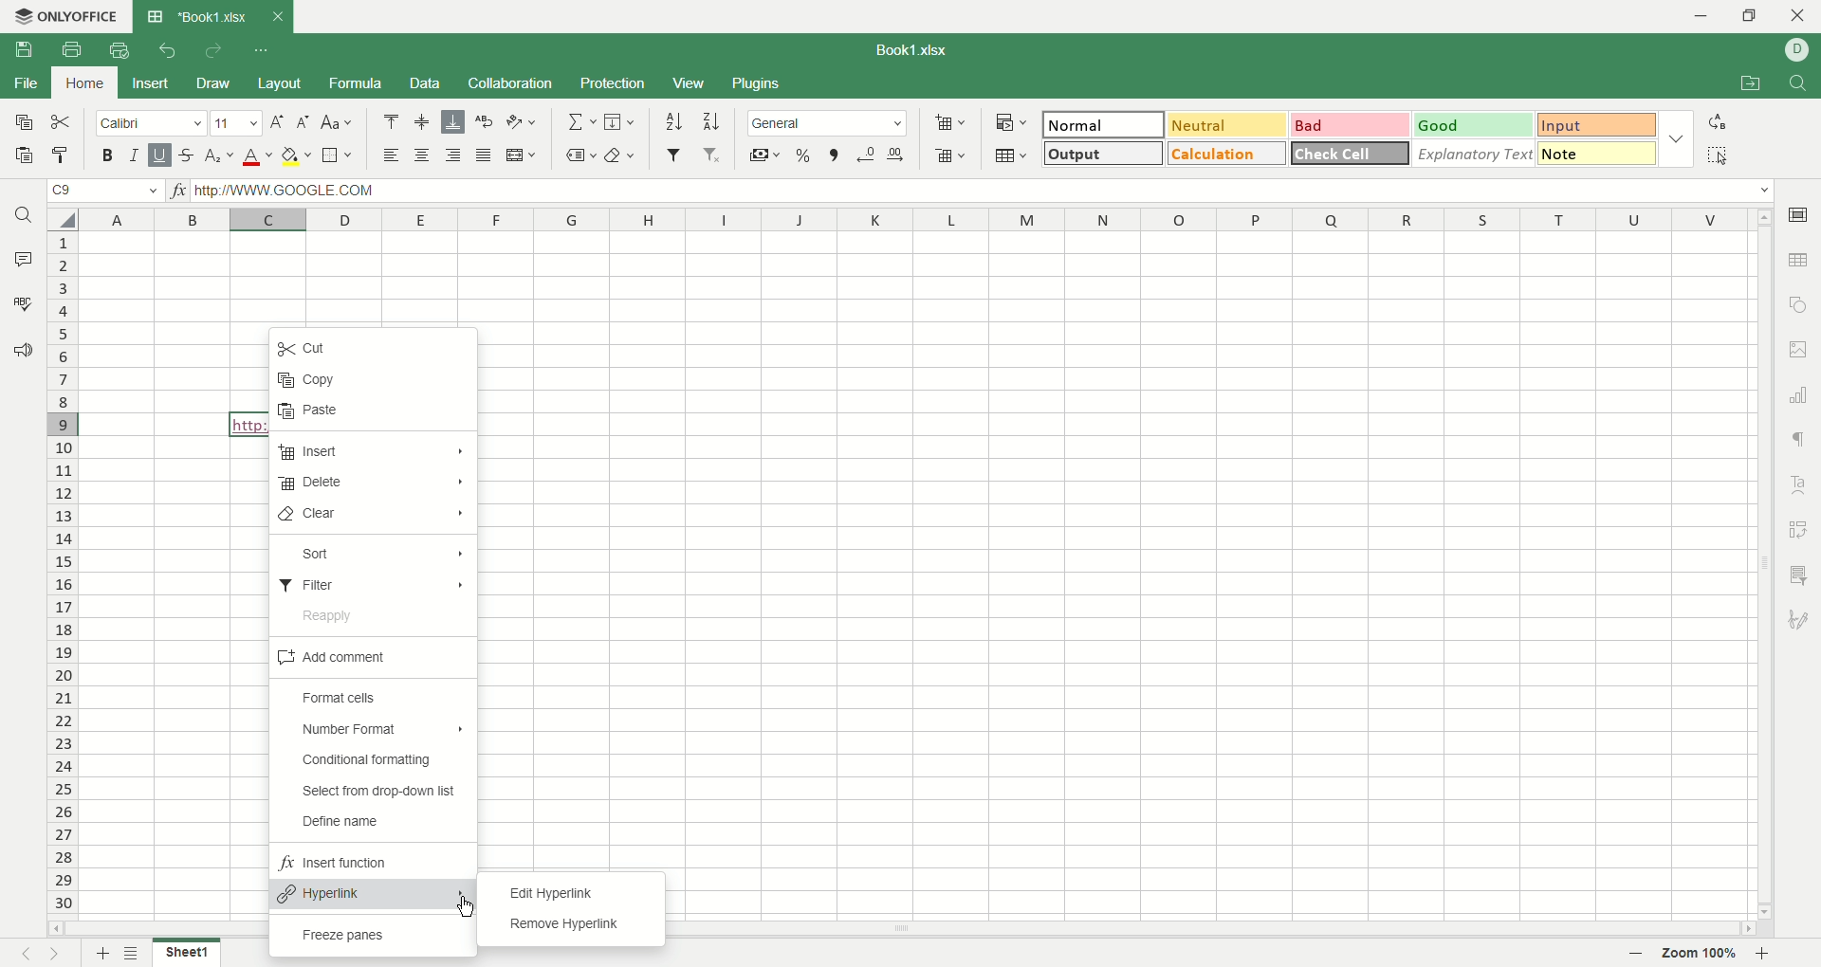 Image resolution: width=1821 pixels, height=967 pixels. I want to click on align center, so click(422, 155).